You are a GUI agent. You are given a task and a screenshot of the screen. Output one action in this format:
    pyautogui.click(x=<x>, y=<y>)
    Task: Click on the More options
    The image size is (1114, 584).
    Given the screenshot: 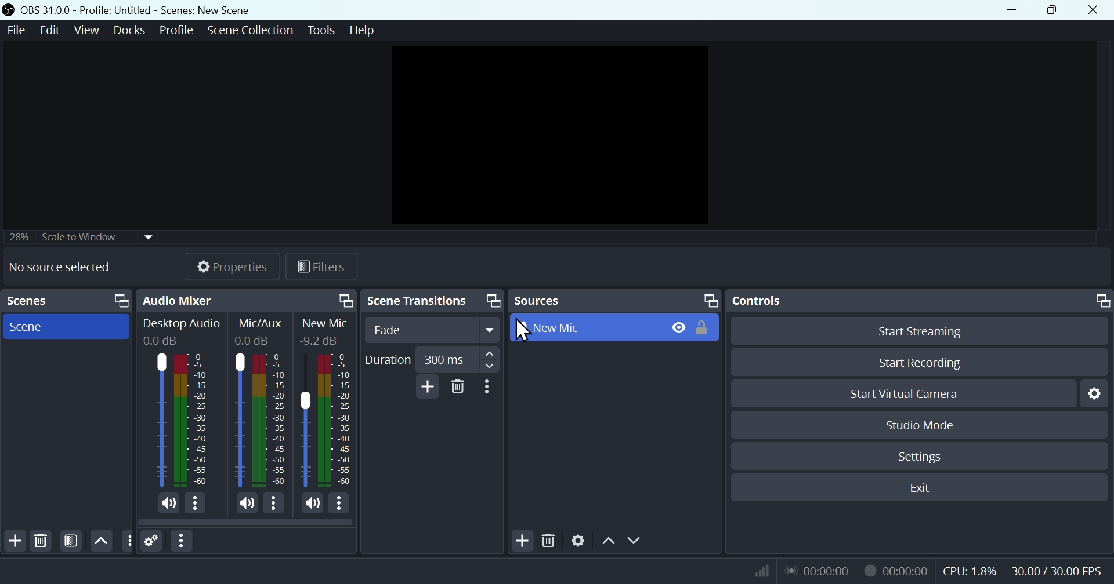 What is the action you would take?
    pyautogui.click(x=182, y=541)
    